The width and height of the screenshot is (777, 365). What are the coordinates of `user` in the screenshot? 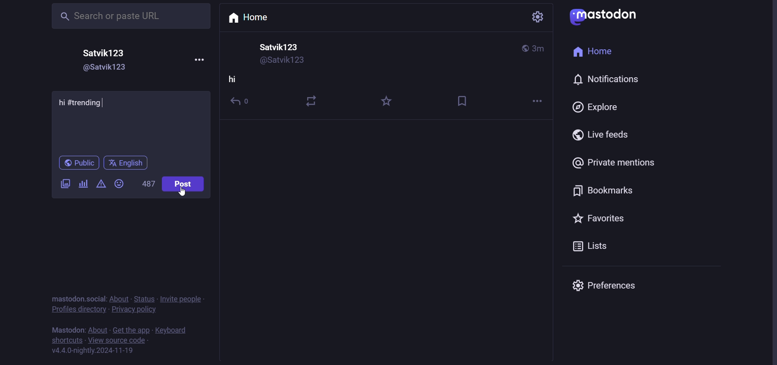 It's located at (105, 53).